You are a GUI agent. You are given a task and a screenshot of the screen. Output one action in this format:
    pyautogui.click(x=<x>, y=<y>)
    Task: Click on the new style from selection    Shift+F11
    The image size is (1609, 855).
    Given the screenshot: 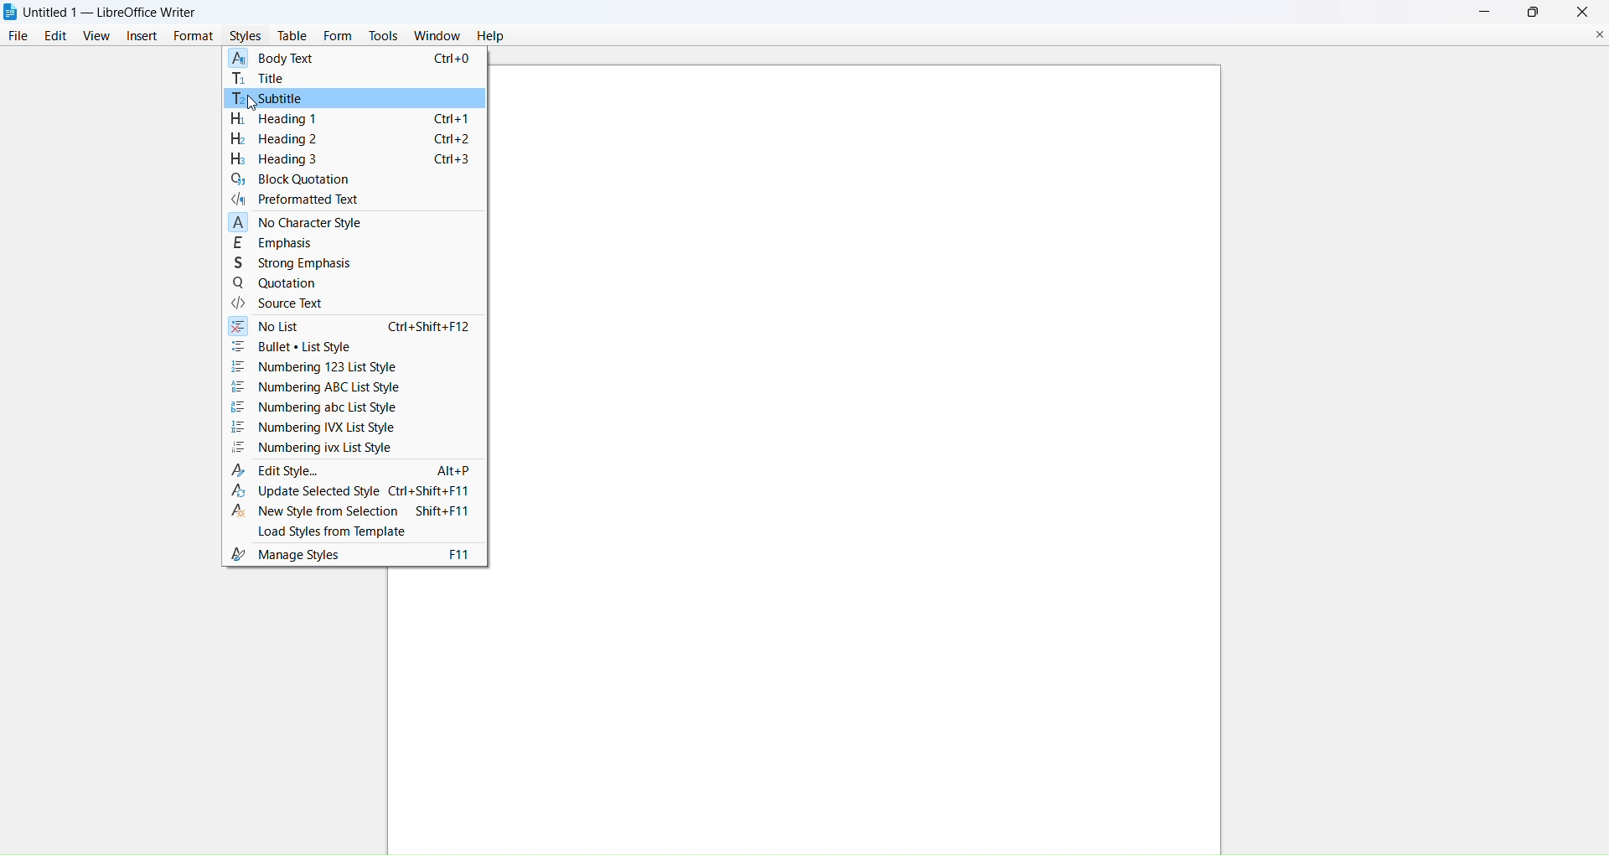 What is the action you would take?
    pyautogui.click(x=352, y=512)
    